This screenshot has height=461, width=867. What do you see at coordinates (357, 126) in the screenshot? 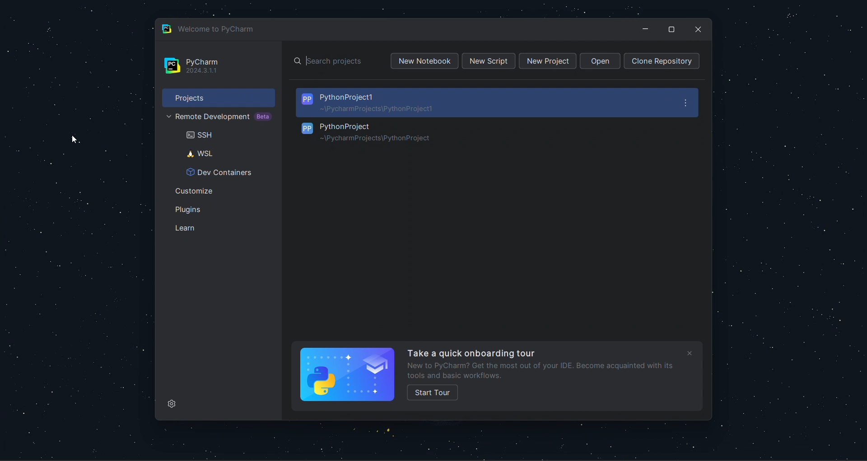
I see `PythonProject` at bounding box center [357, 126].